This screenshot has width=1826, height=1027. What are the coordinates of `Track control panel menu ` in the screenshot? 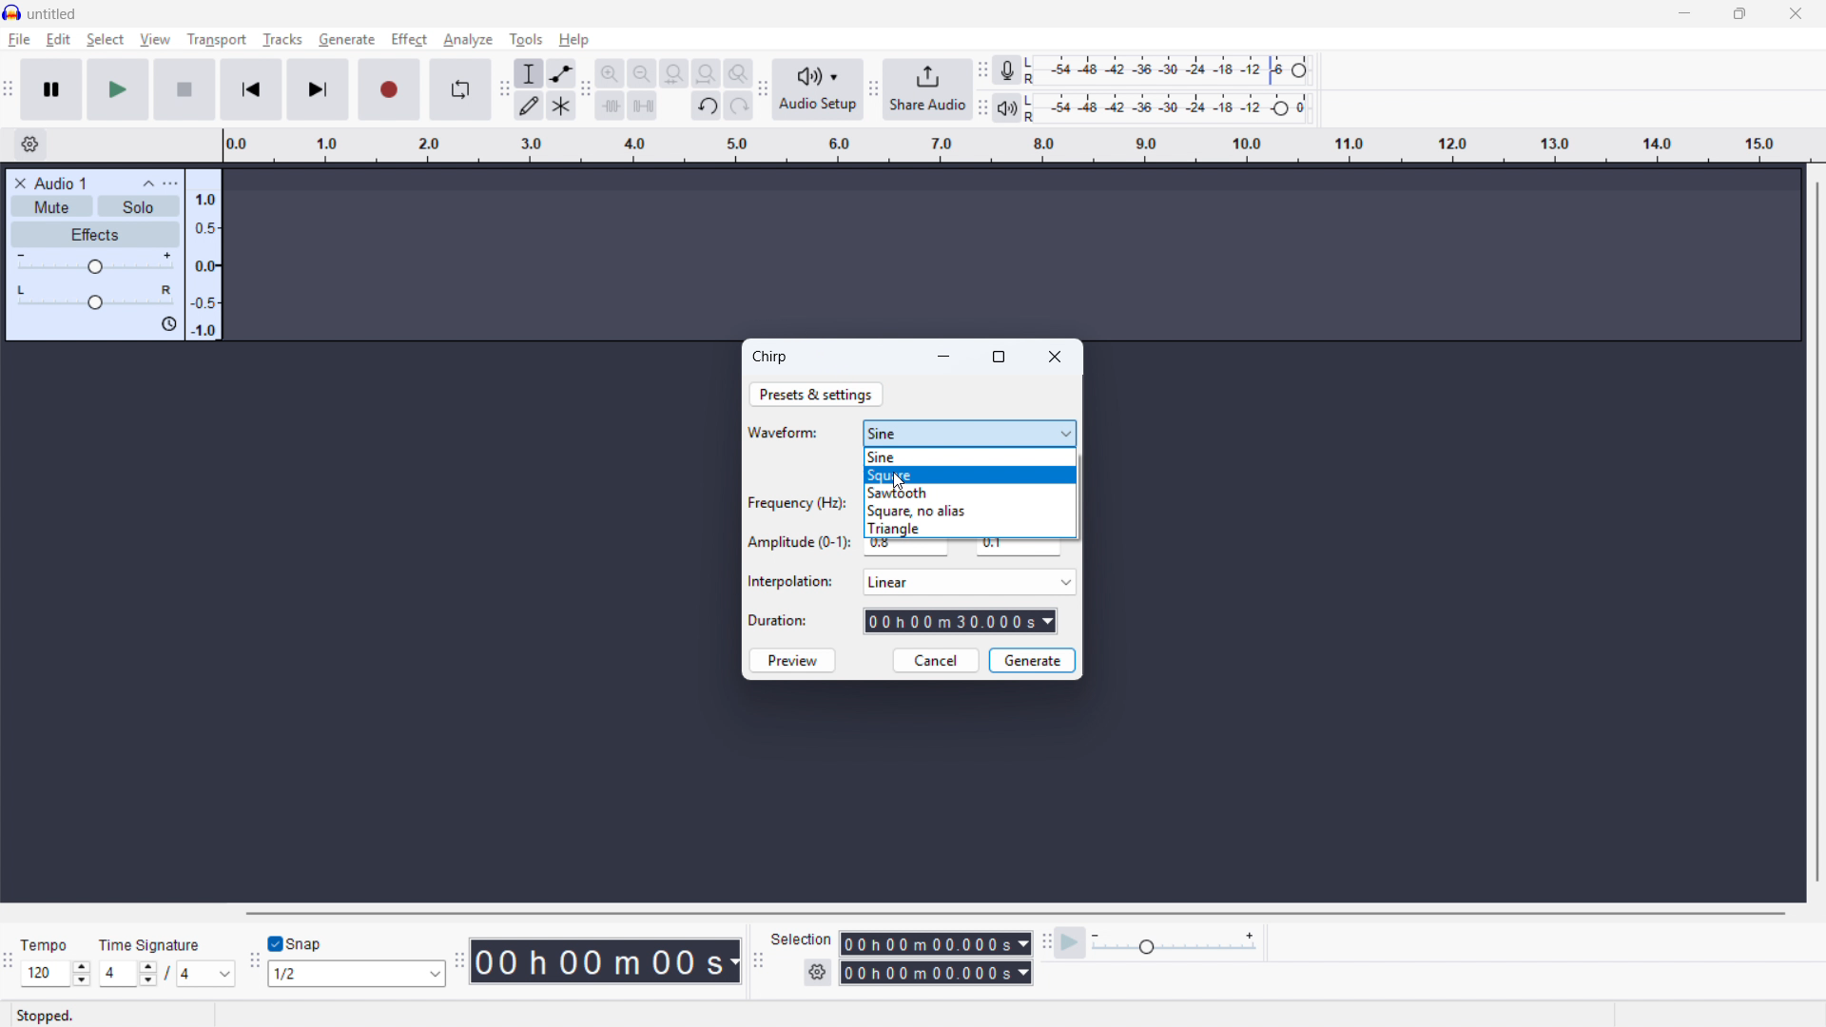 It's located at (169, 183).